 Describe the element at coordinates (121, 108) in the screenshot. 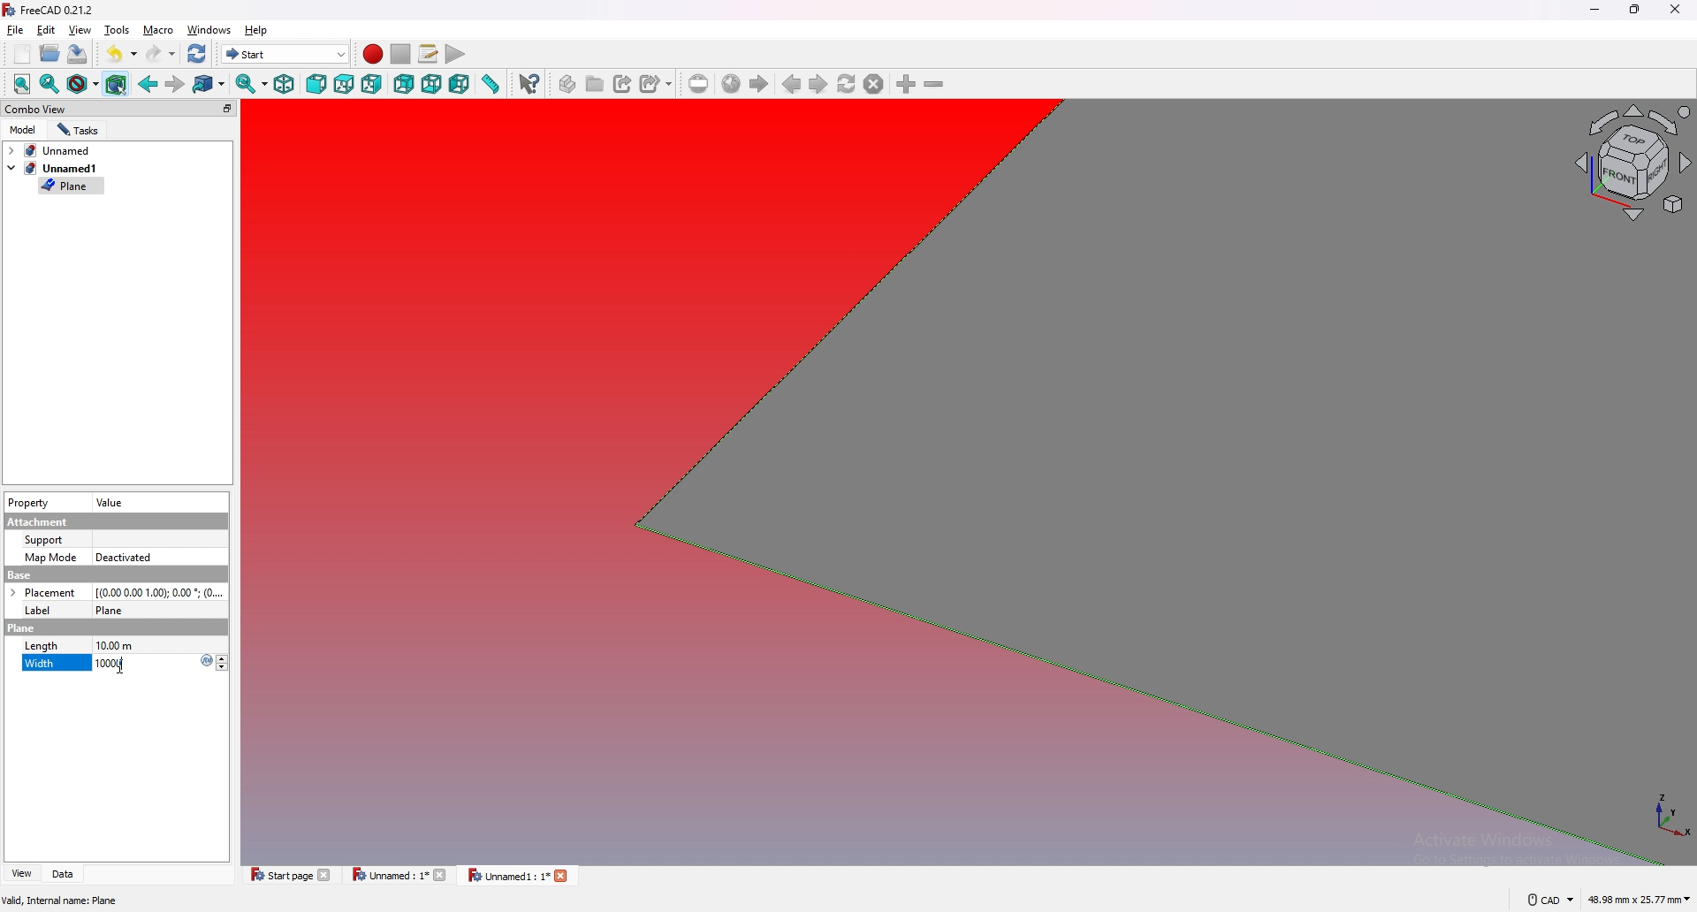

I see `combo view` at that location.